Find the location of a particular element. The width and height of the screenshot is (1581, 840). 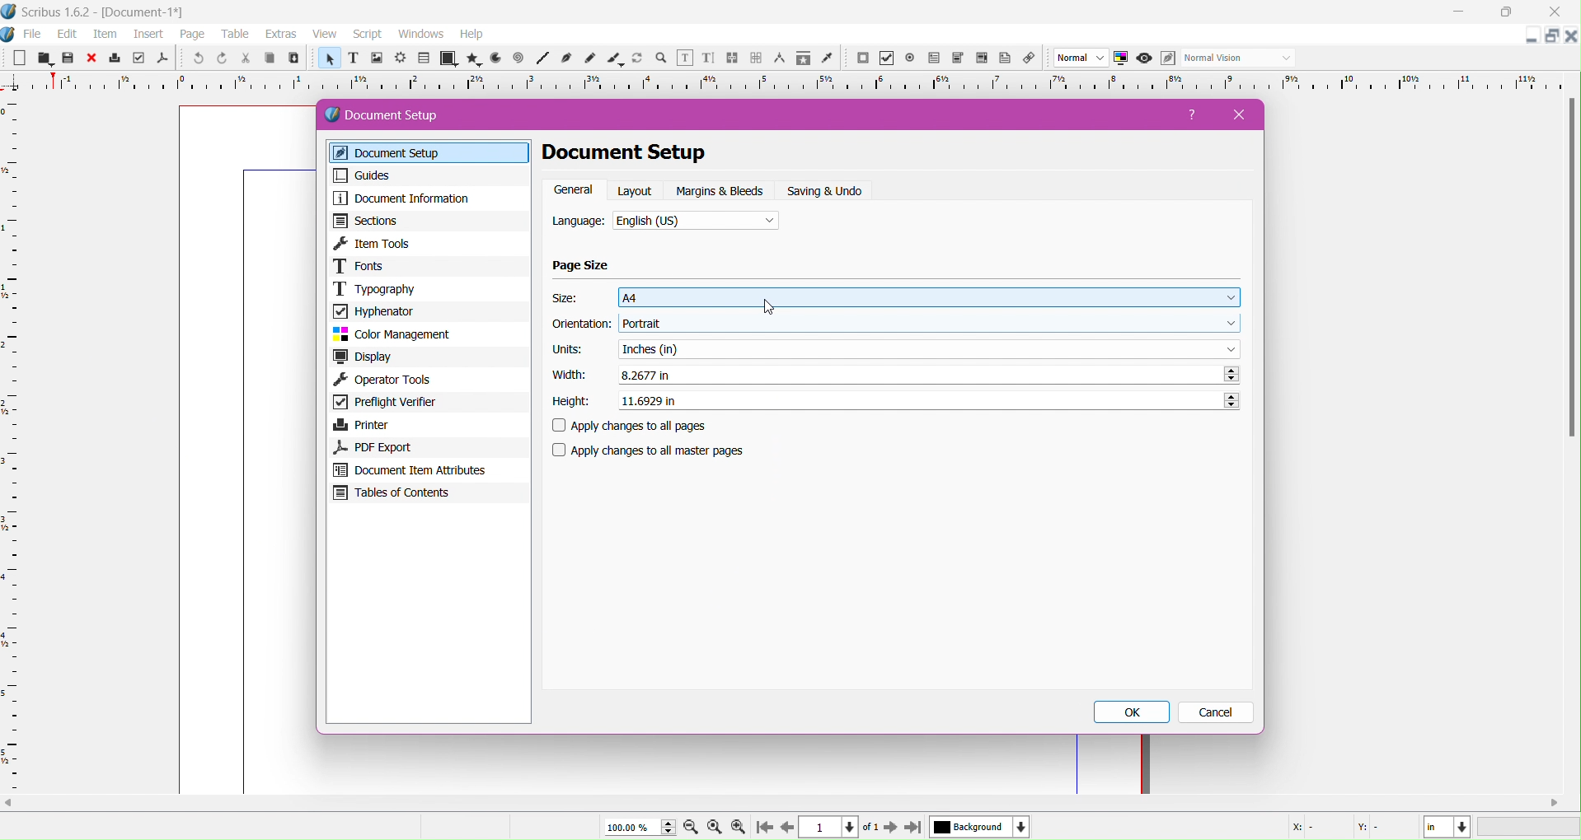

Document Item Attributes is located at coordinates (428, 470).